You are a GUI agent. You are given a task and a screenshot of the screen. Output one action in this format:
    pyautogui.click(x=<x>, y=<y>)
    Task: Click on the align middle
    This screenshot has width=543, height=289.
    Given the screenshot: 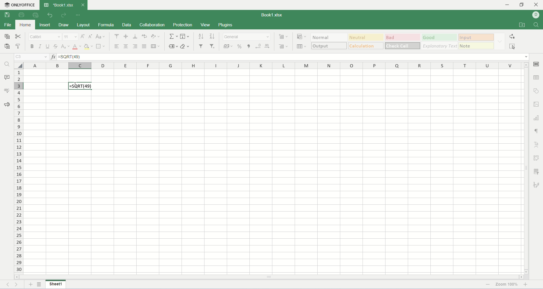 What is the action you would take?
    pyautogui.click(x=127, y=36)
    